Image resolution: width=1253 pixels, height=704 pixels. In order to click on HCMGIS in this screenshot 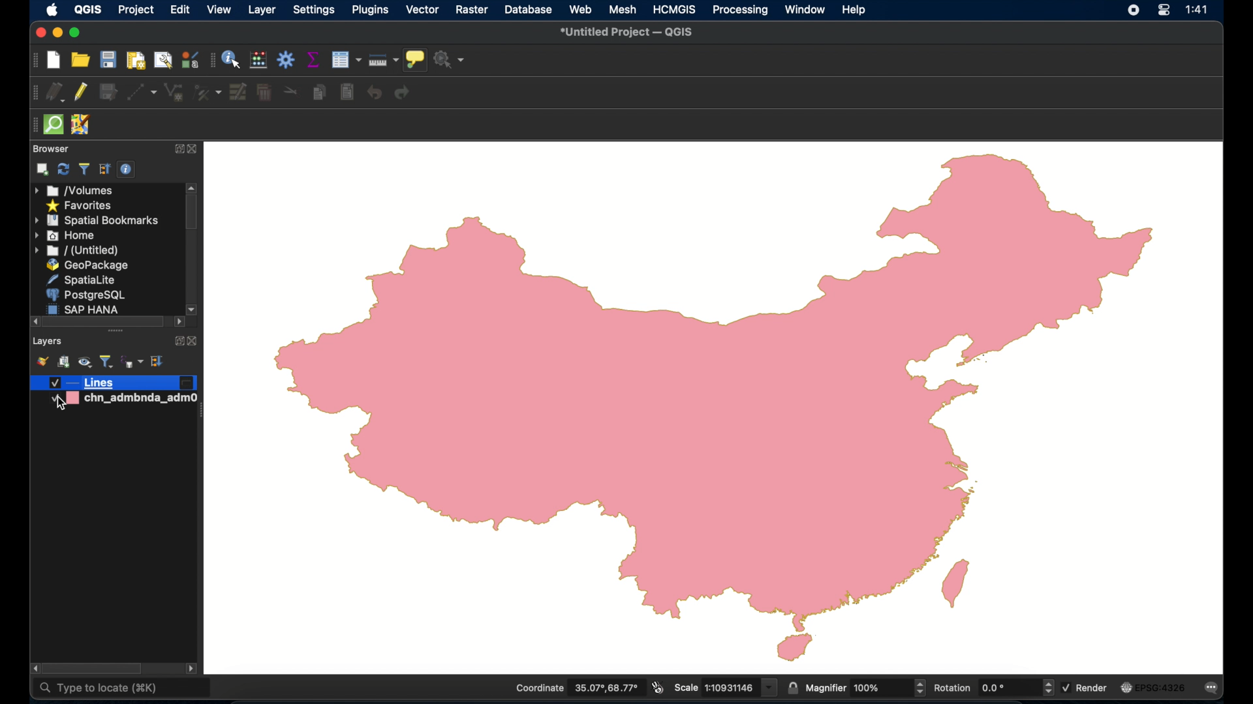, I will do `click(674, 9)`.